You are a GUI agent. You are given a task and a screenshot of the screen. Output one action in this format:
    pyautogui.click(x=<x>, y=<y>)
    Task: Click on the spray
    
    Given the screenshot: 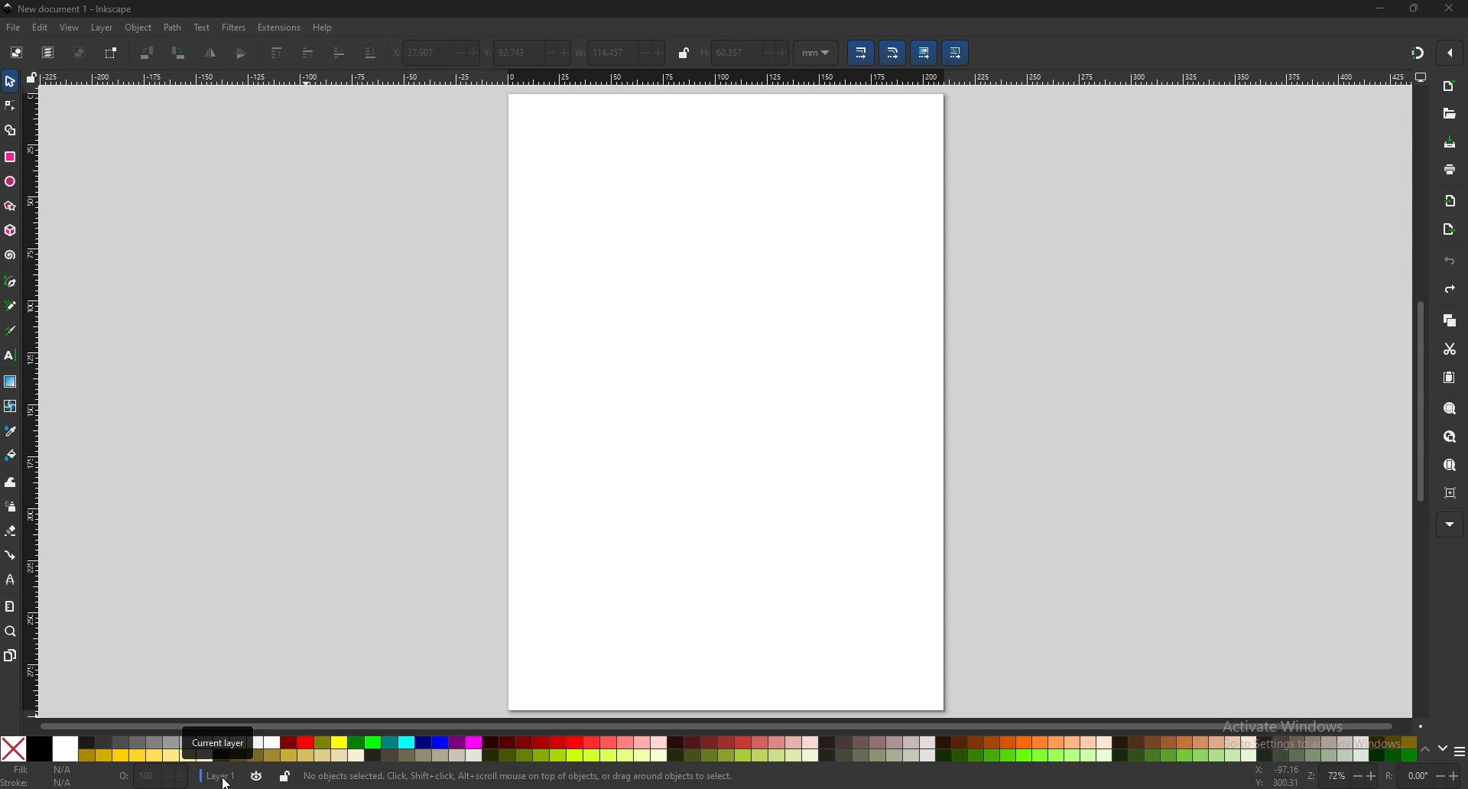 What is the action you would take?
    pyautogui.click(x=11, y=505)
    